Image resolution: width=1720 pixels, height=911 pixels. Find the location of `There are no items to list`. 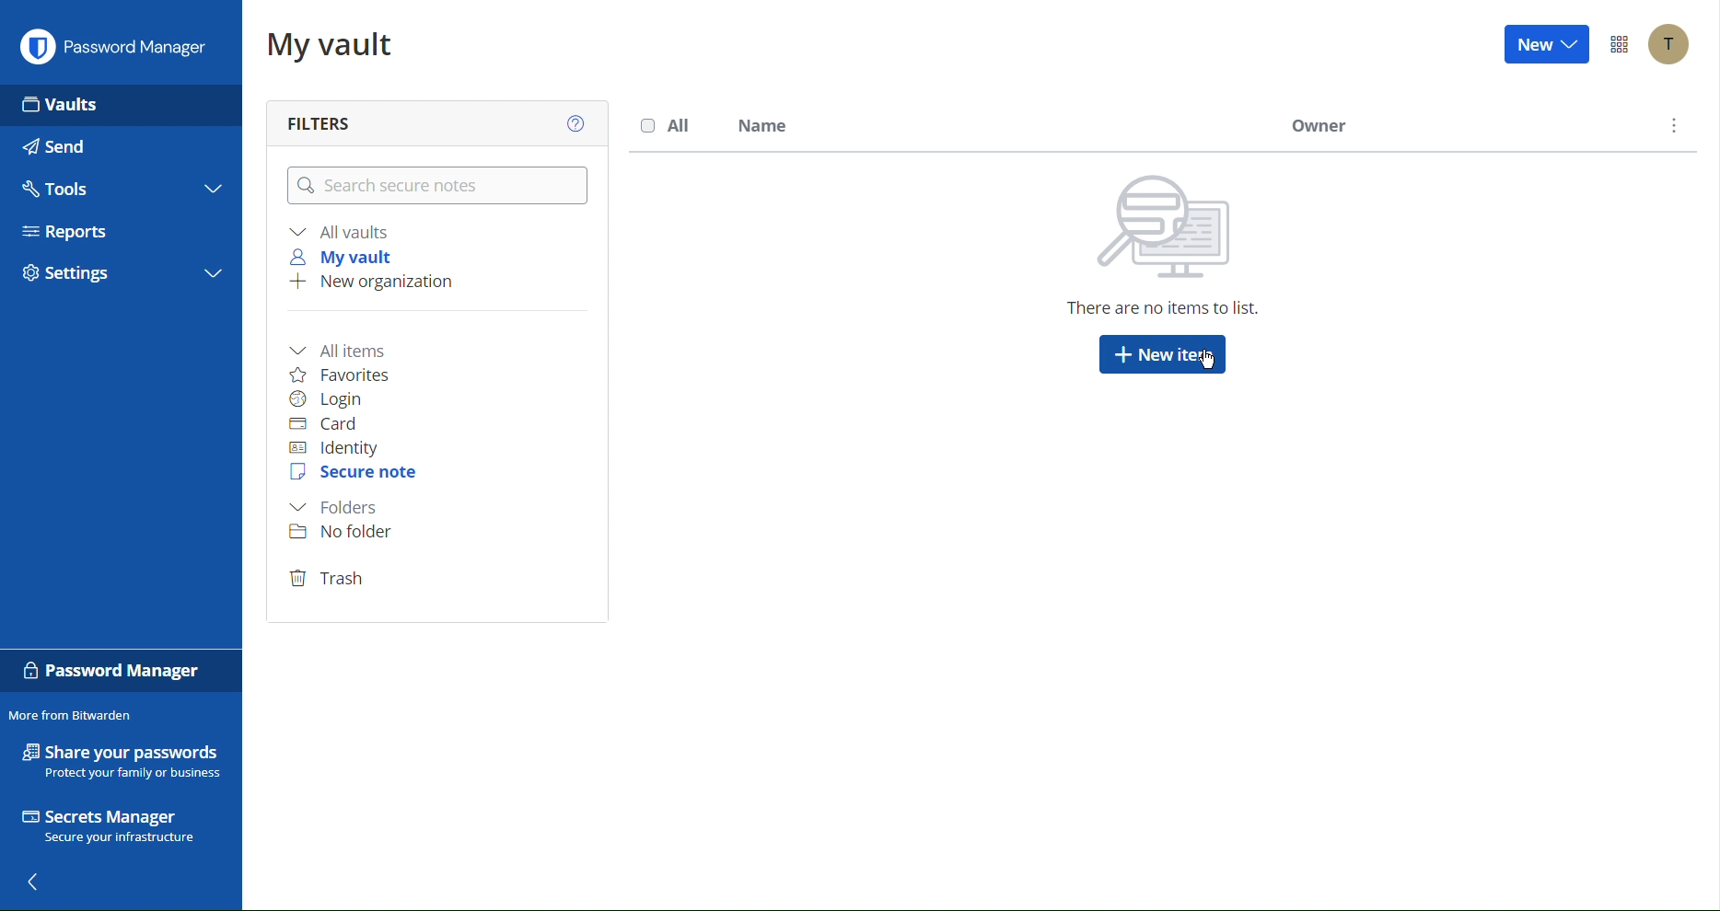

There are no items to list is located at coordinates (1153, 245).